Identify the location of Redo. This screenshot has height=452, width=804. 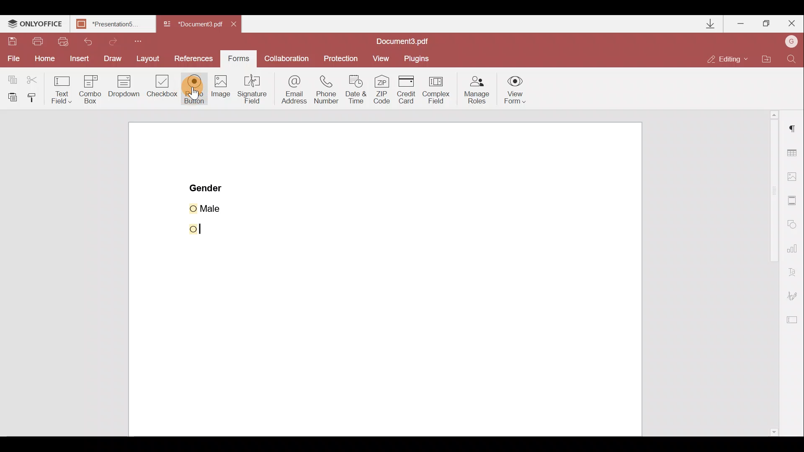
(121, 41).